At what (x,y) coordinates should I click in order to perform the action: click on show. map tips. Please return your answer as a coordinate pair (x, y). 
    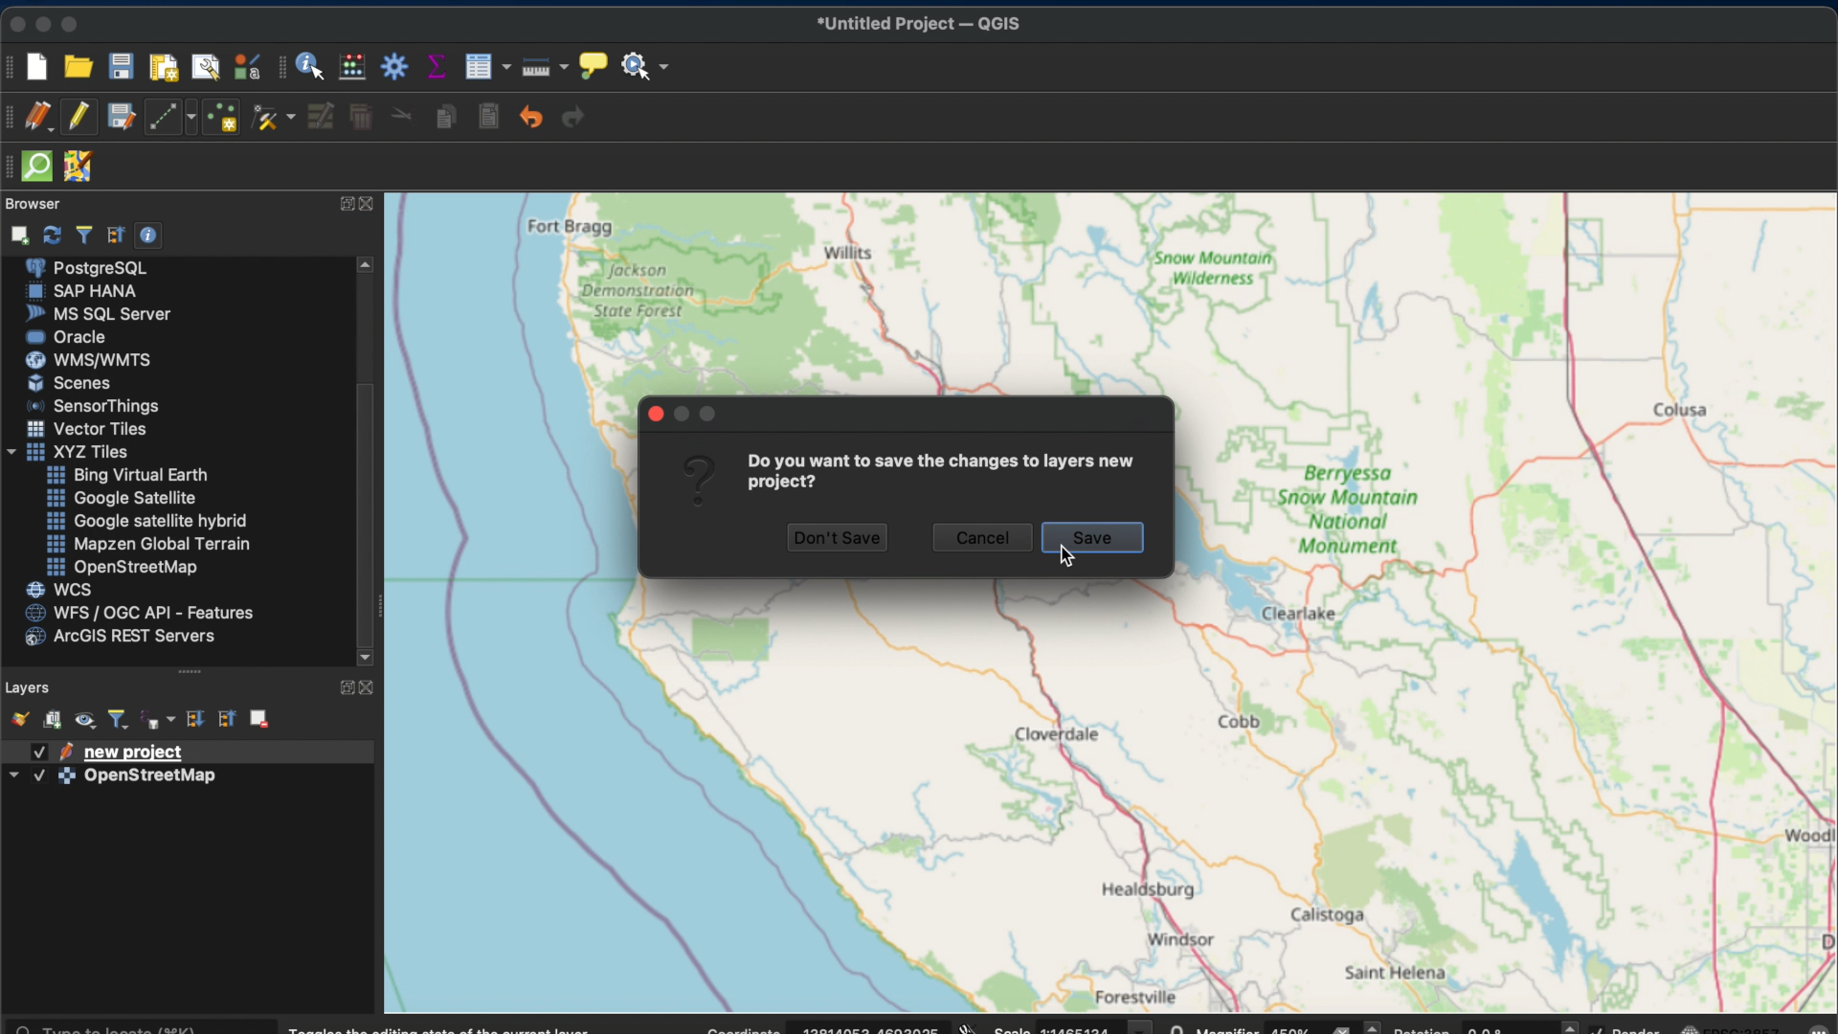
    Looking at the image, I should click on (591, 64).